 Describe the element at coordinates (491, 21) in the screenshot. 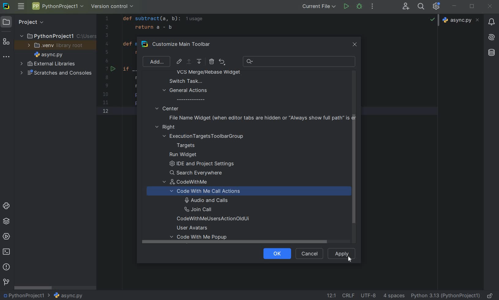

I see `updates` at that location.